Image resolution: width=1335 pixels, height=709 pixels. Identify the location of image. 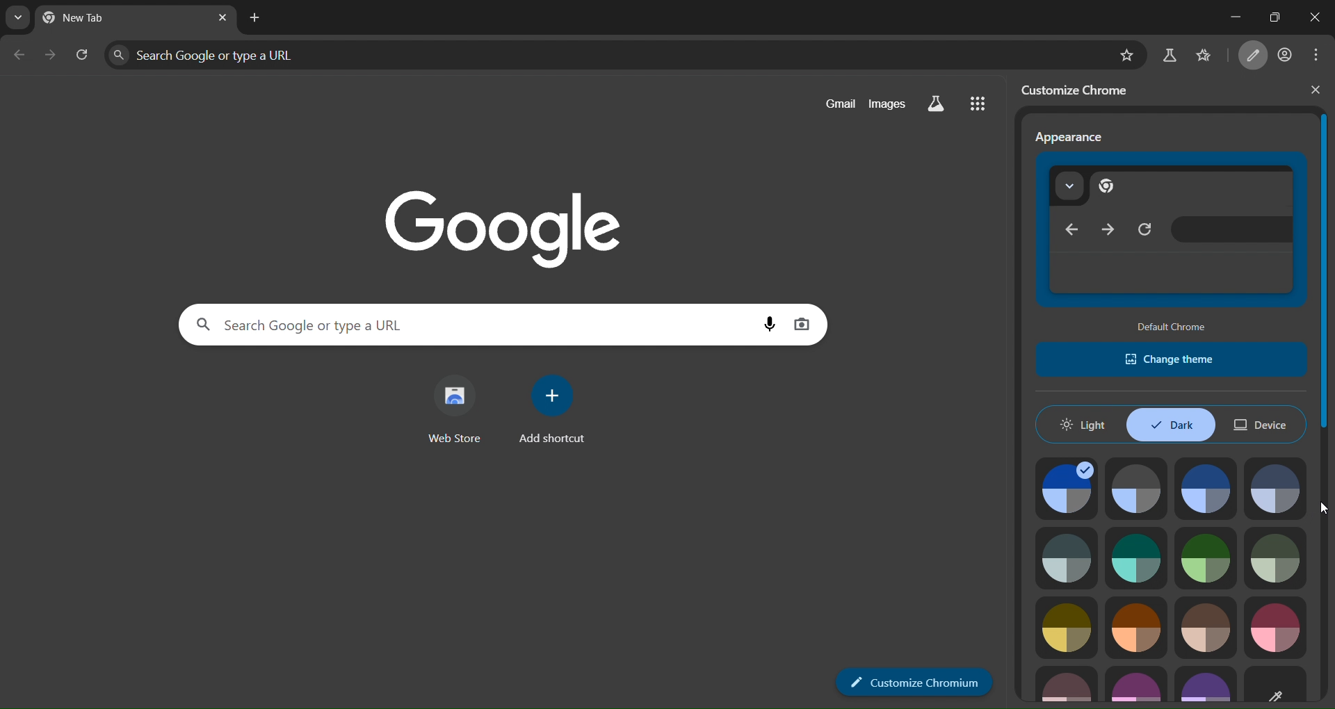
(1067, 557).